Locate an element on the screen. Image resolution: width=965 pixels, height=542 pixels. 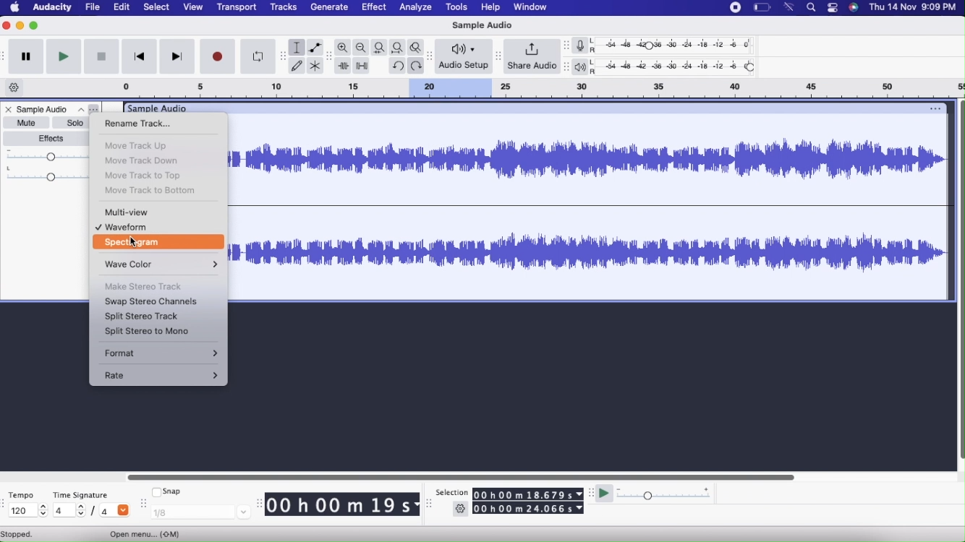
Rate is located at coordinates (161, 376).